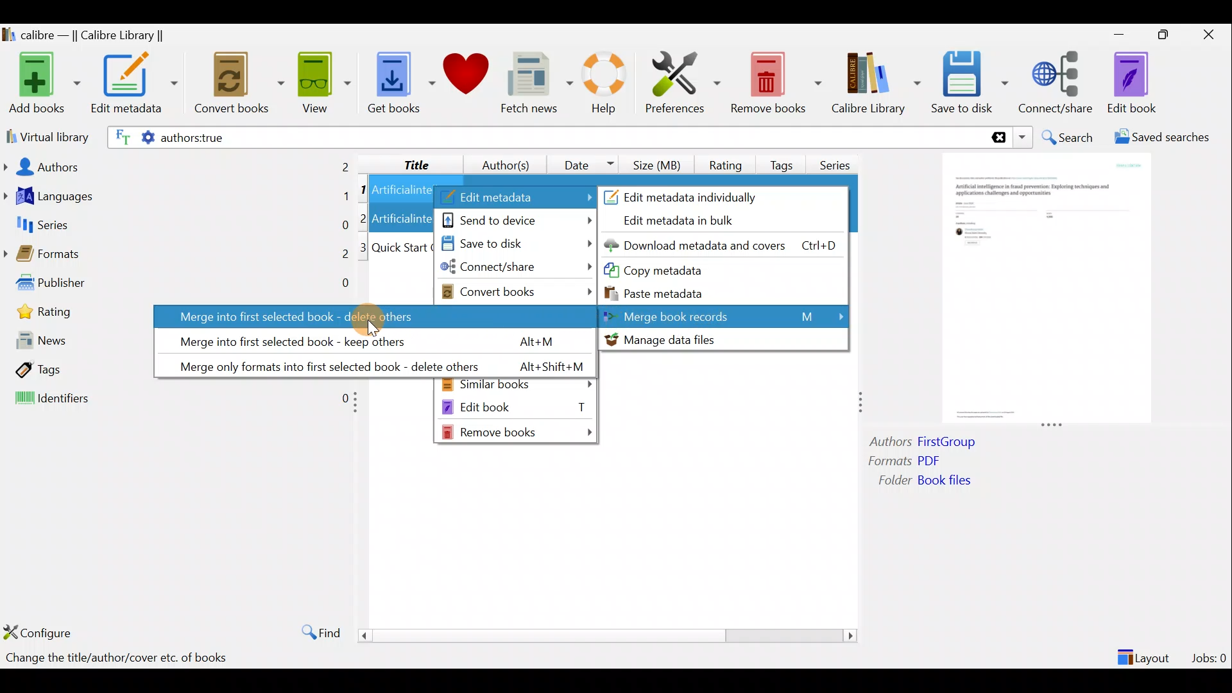 The image size is (1232, 693). Describe the element at coordinates (722, 339) in the screenshot. I see `Manage data files` at that location.